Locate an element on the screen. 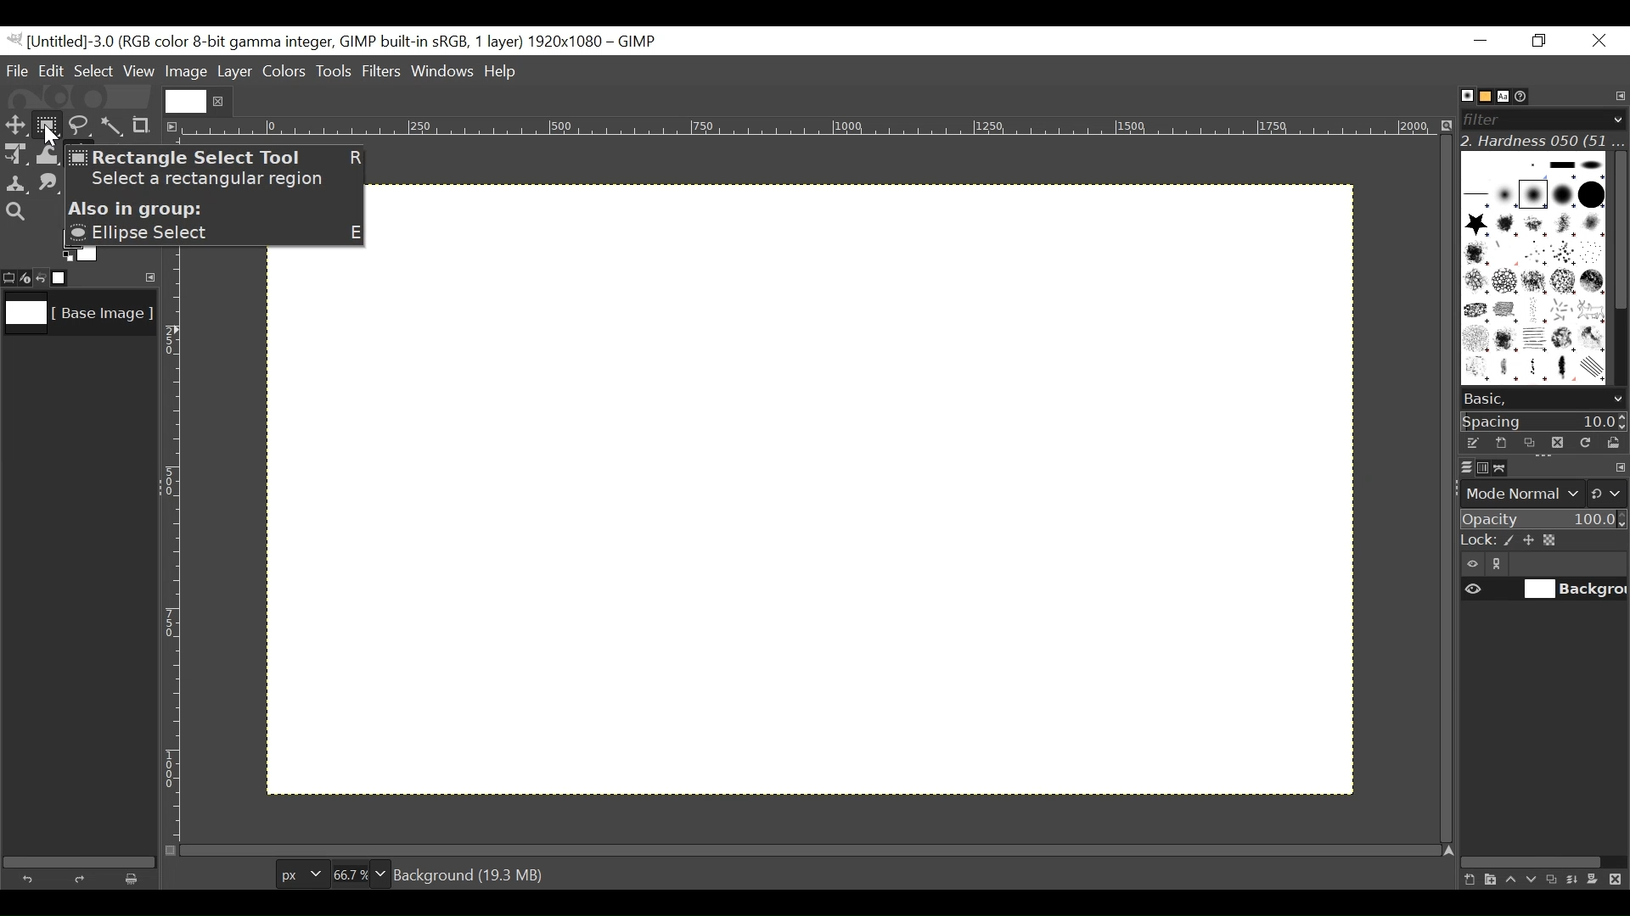 The height and width of the screenshot is (916, 1630). Background (19.3 MB) is located at coordinates (469, 874).